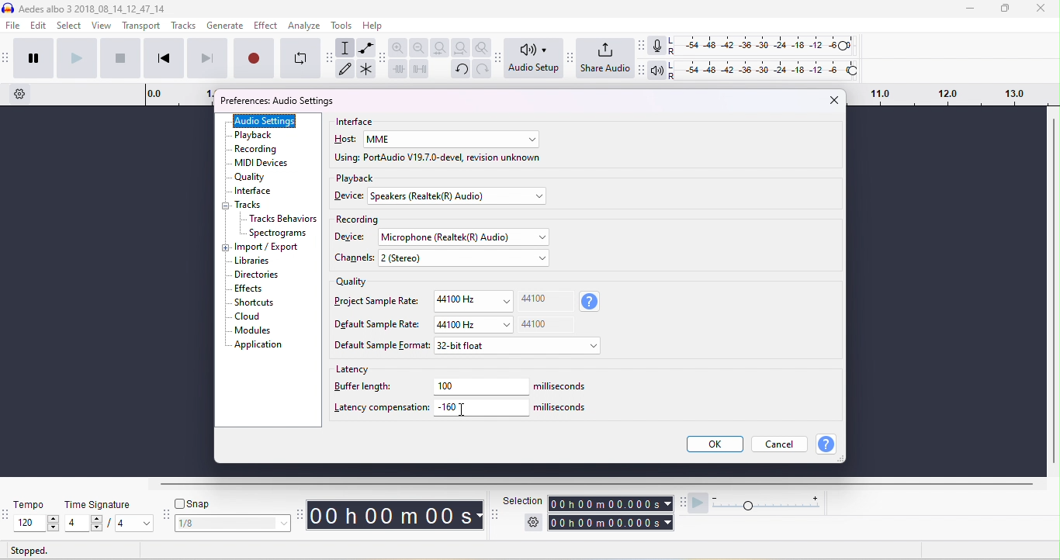 This screenshot has width=1060, height=560. I want to click on Audacity share audio toolbar, so click(571, 58).